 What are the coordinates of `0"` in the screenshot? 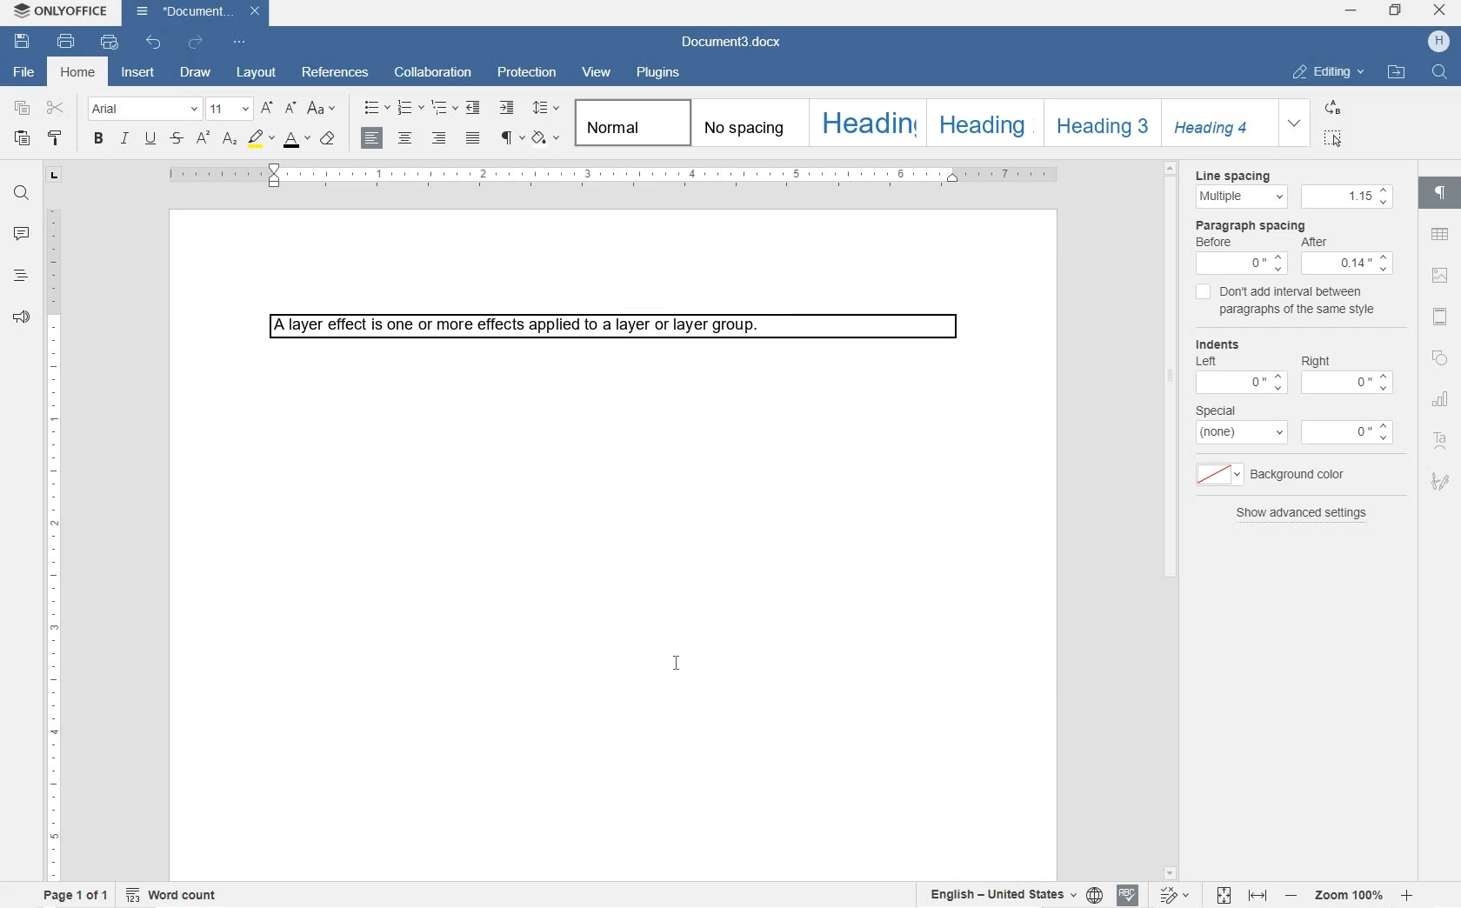 It's located at (1347, 433).